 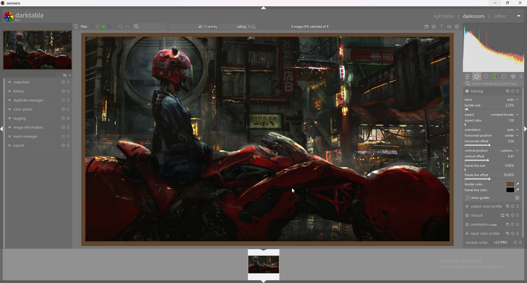 I want to click on target image with added borders., so click(x=268, y=139).